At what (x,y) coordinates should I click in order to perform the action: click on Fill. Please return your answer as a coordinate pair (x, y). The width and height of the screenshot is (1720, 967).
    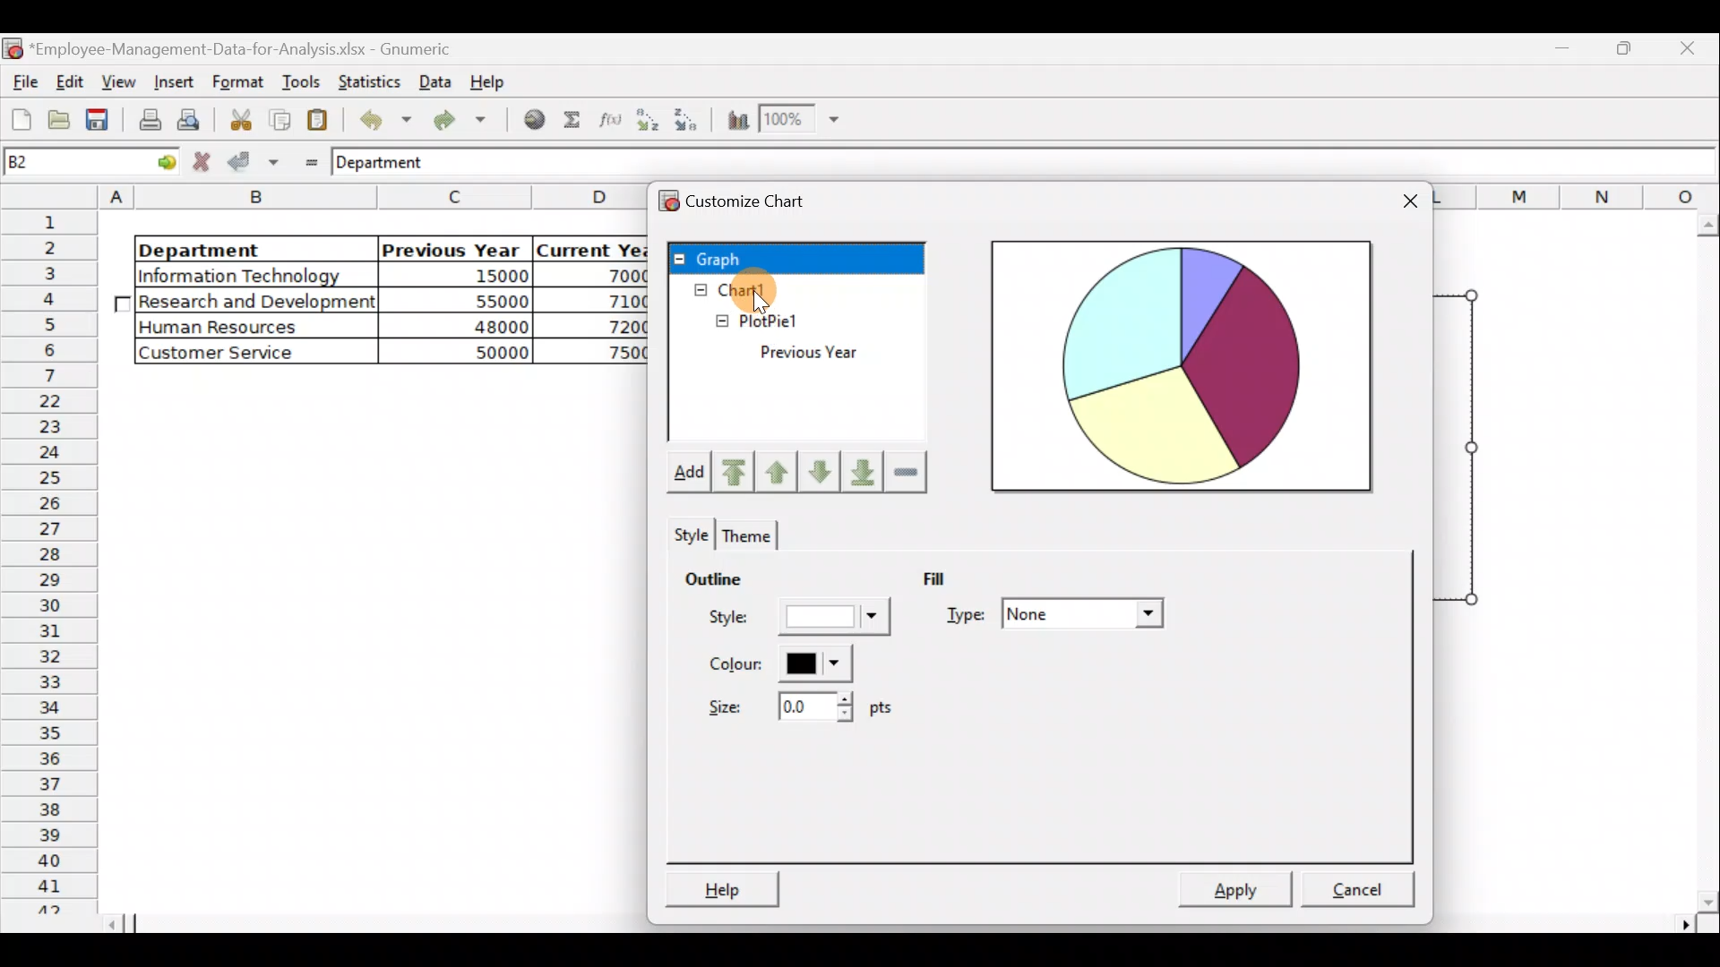
    Looking at the image, I should click on (950, 580).